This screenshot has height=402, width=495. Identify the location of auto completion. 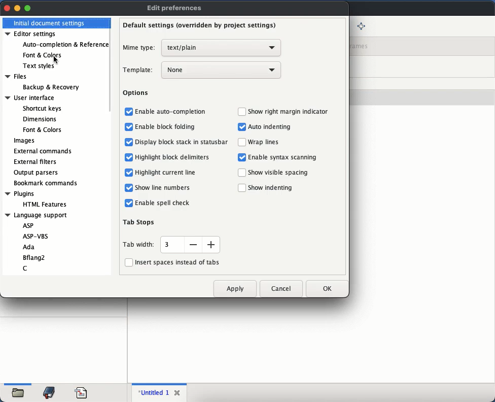
(64, 45).